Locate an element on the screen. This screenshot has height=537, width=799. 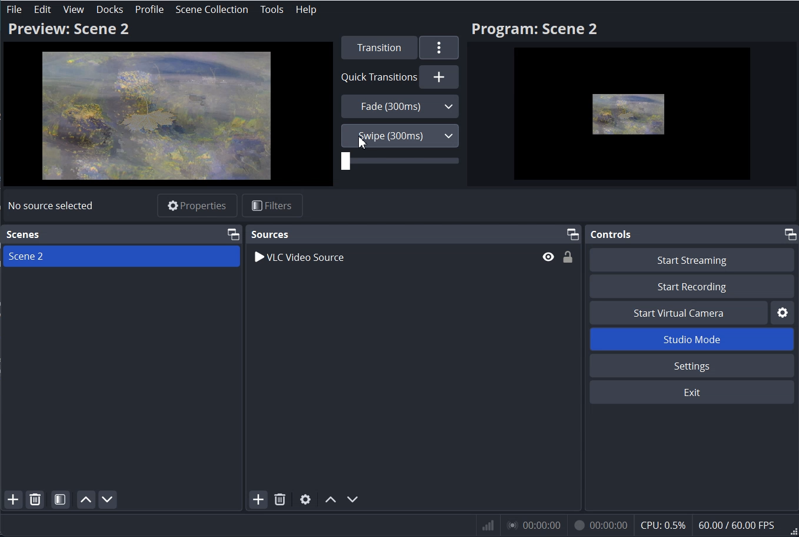
Filters is located at coordinates (273, 205).